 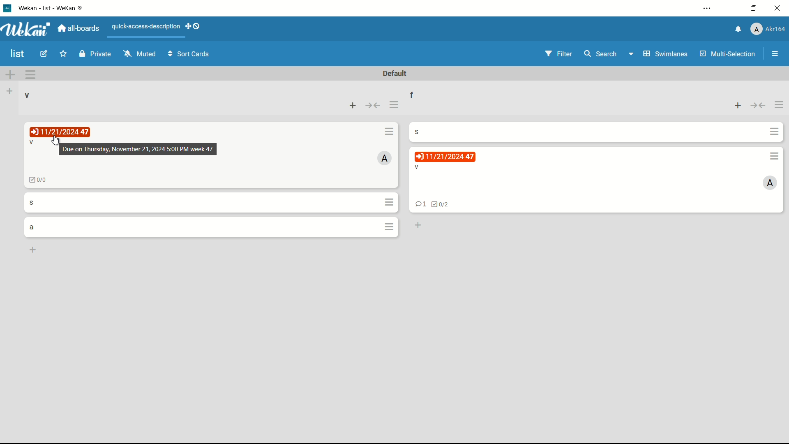 What do you see at coordinates (79, 28) in the screenshot?
I see `all boards` at bounding box center [79, 28].